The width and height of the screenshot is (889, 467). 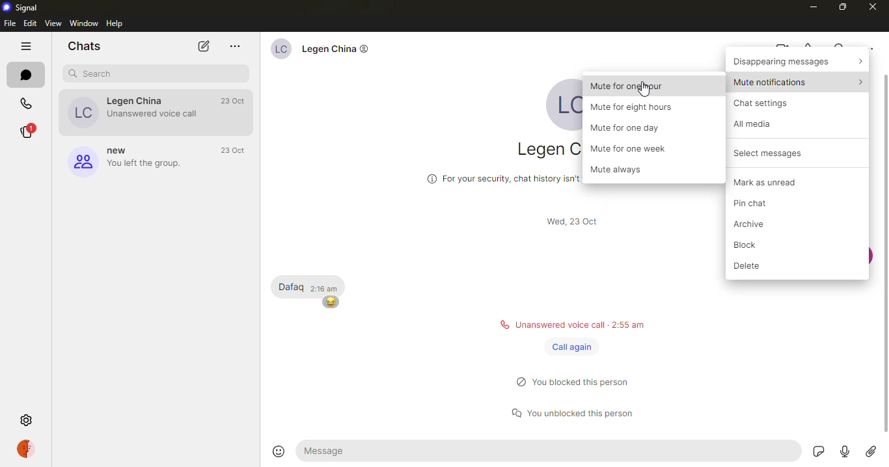 I want to click on profile, so click(x=30, y=448).